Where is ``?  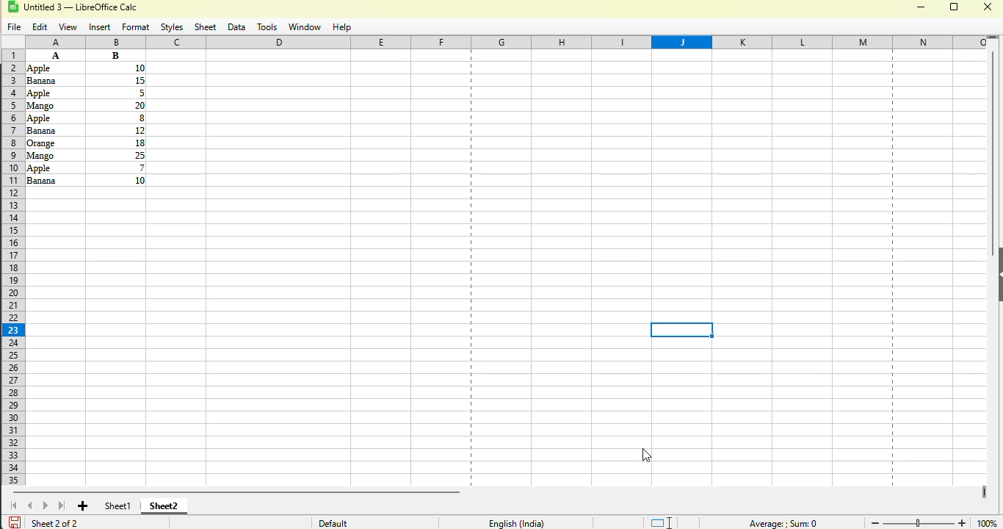  is located at coordinates (54, 180).